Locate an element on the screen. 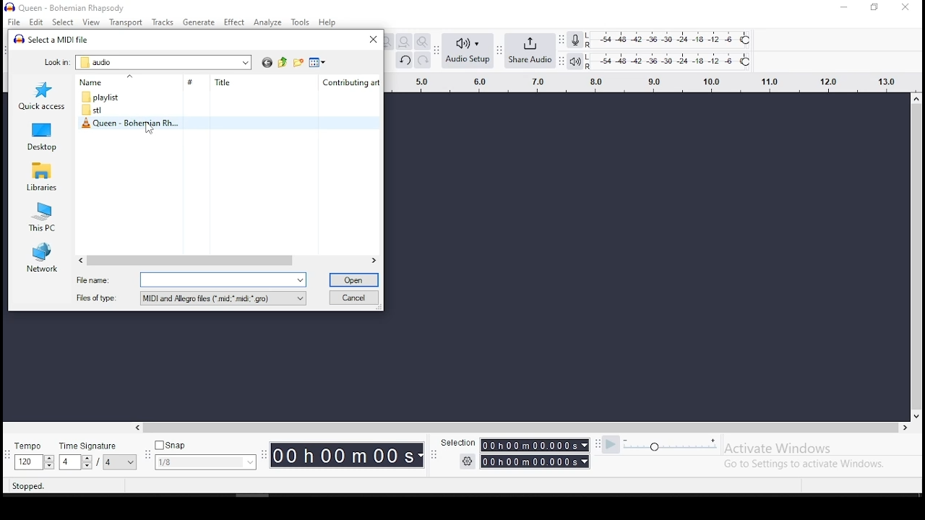 This screenshot has height=520, width=925. file is located at coordinates (14, 22).